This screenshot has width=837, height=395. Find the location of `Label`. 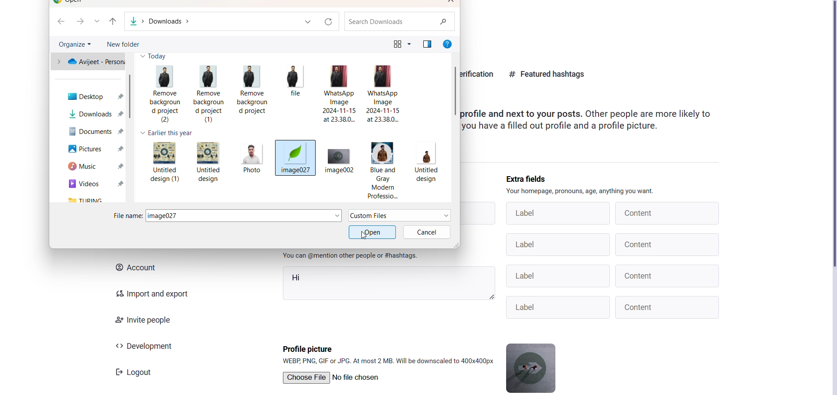

Label is located at coordinates (558, 276).